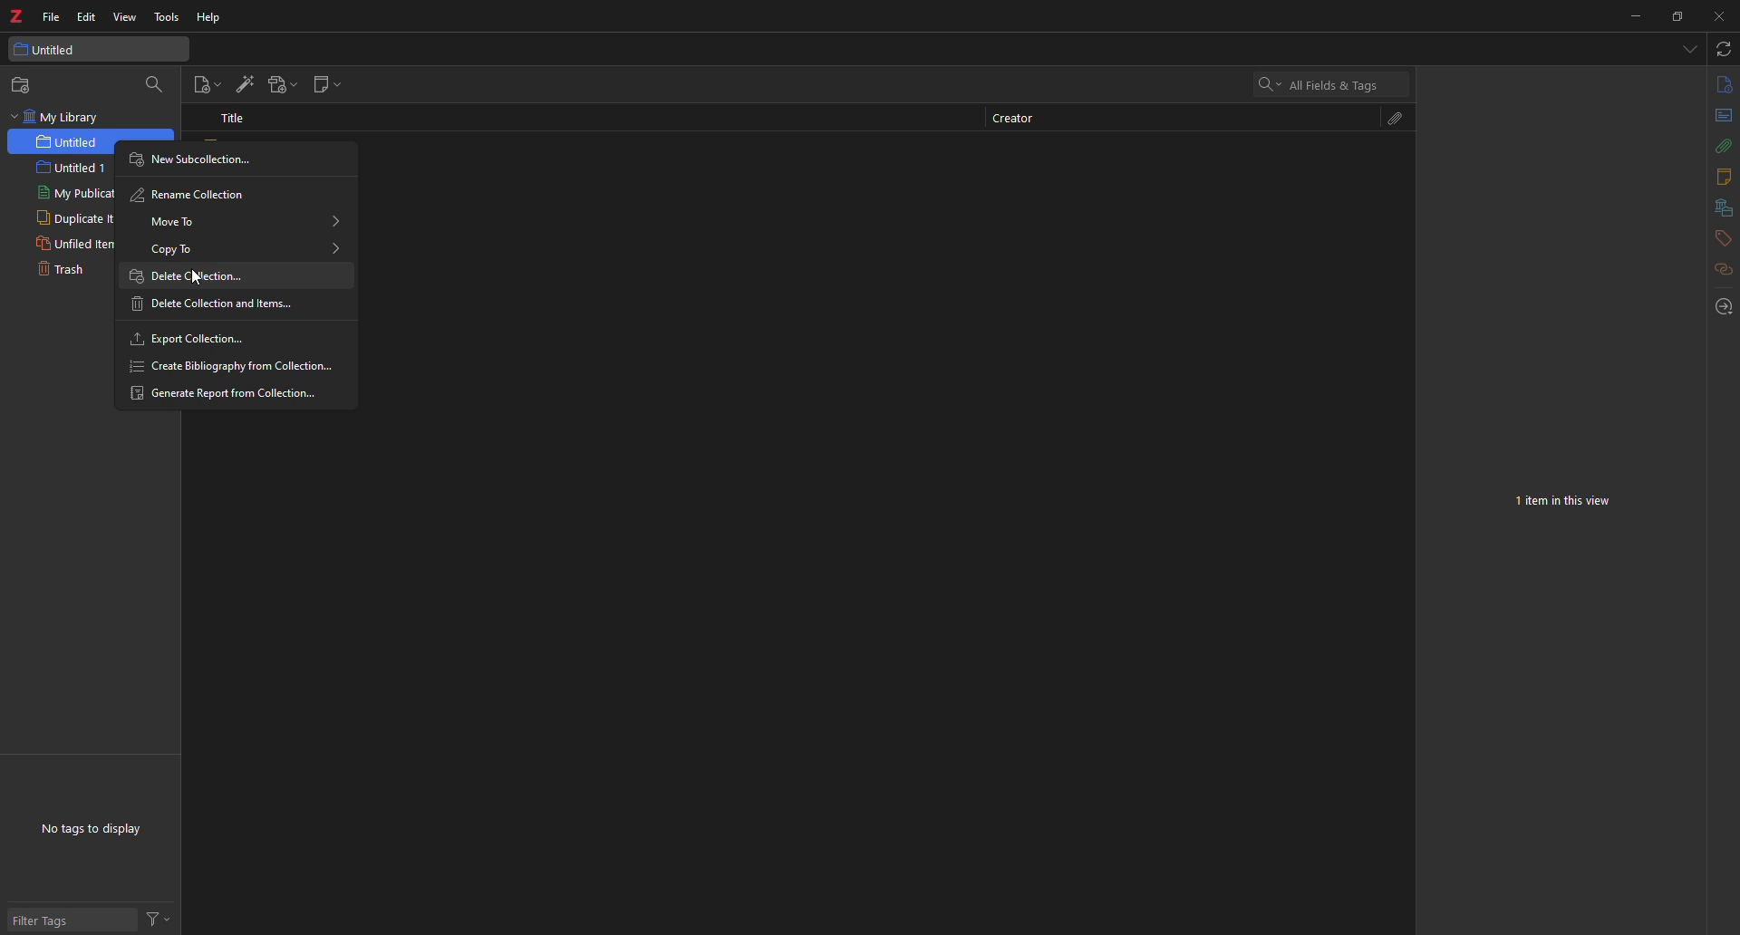 This screenshot has height=935, width=1740. What do you see at coordinates (24, 85) in the screenshot?
I see `new collection` at bounding box center [24, 85].